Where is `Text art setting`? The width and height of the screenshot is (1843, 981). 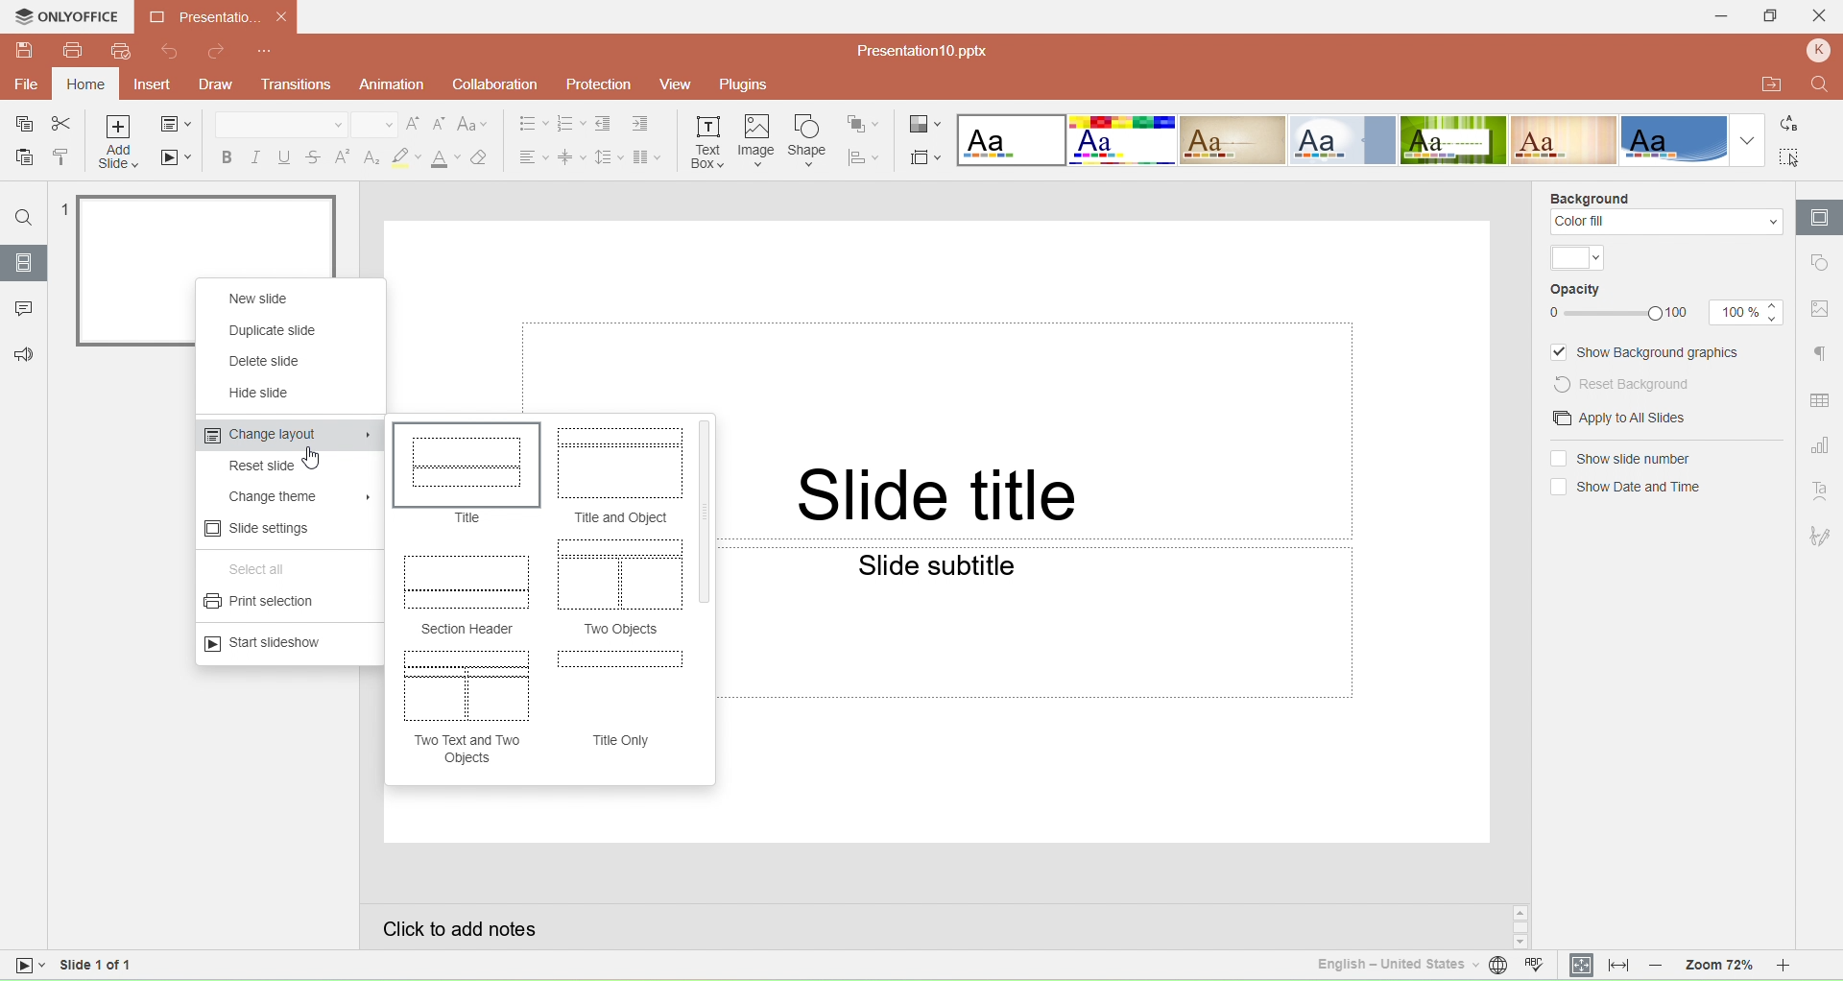 Text art setting is located at coordinates (1821, 491).